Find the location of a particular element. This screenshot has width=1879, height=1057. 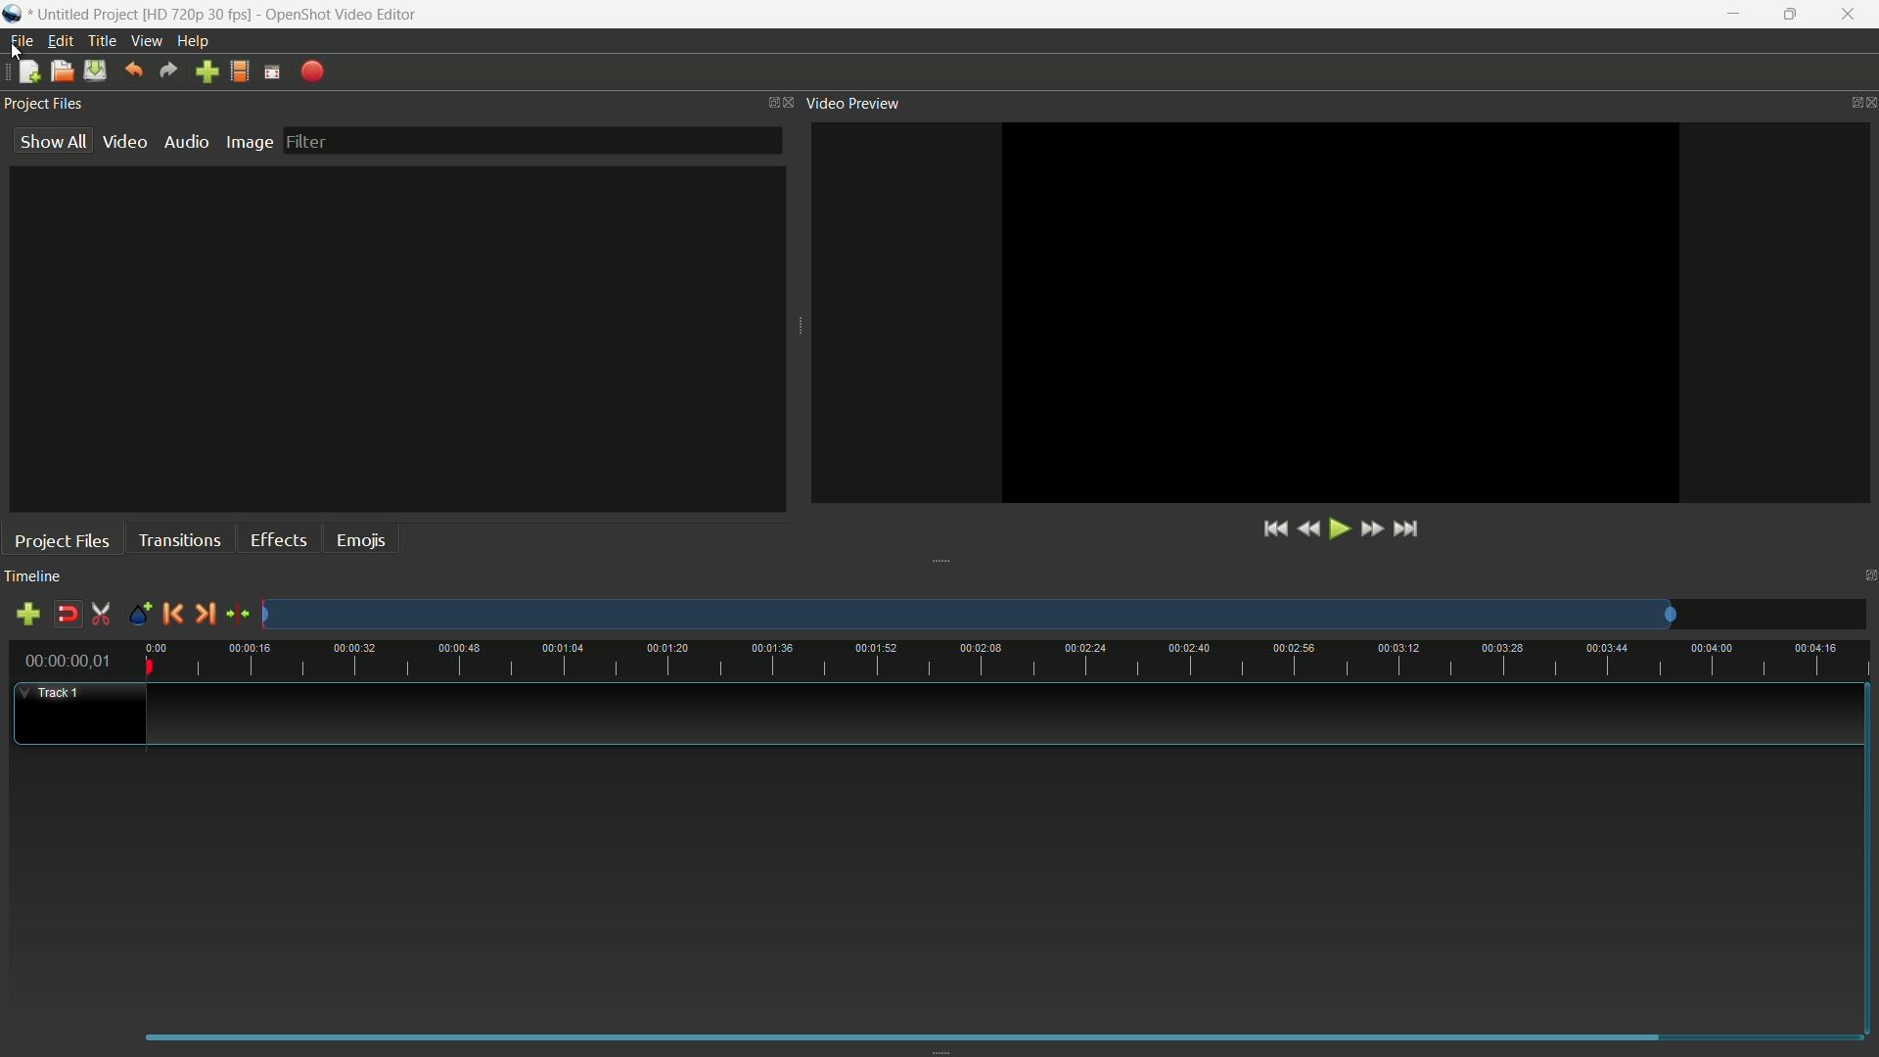

rewind is located at coordinates (1306, 530).